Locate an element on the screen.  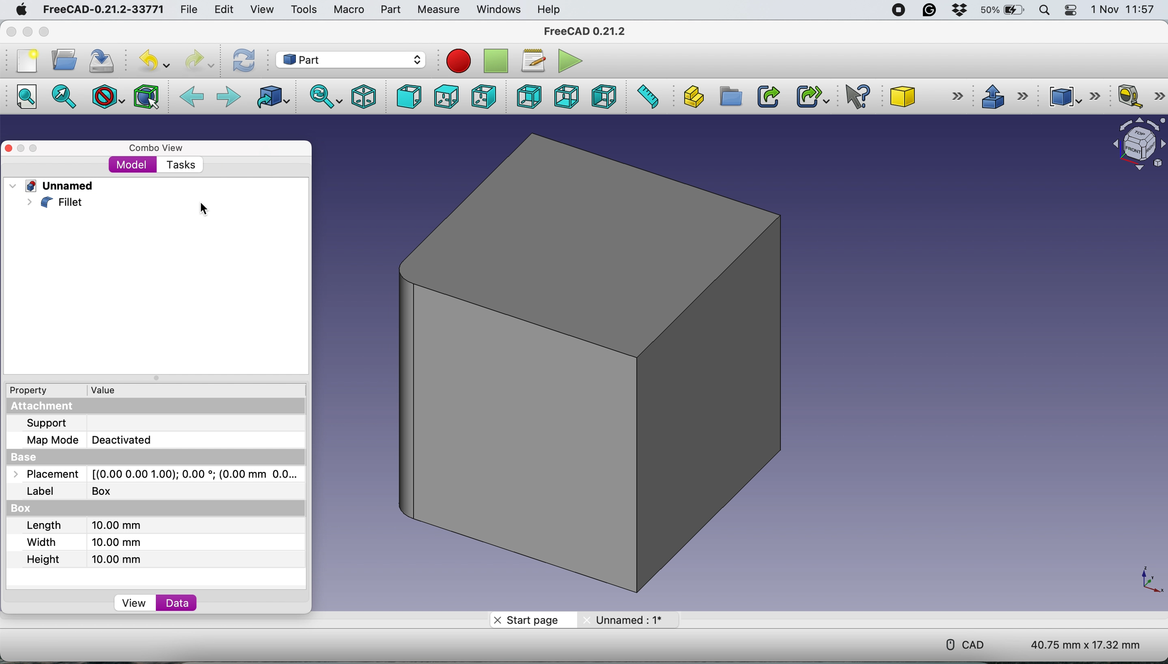
fit all is located at coordinates (25, 97).